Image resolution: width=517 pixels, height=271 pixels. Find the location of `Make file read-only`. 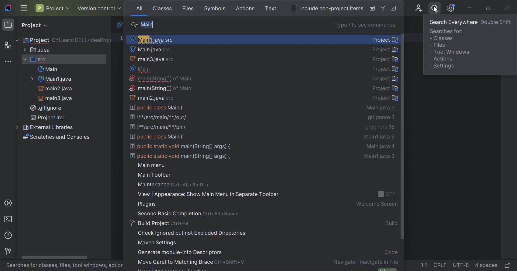

Make file read-only is located at coordinates (509, 266).